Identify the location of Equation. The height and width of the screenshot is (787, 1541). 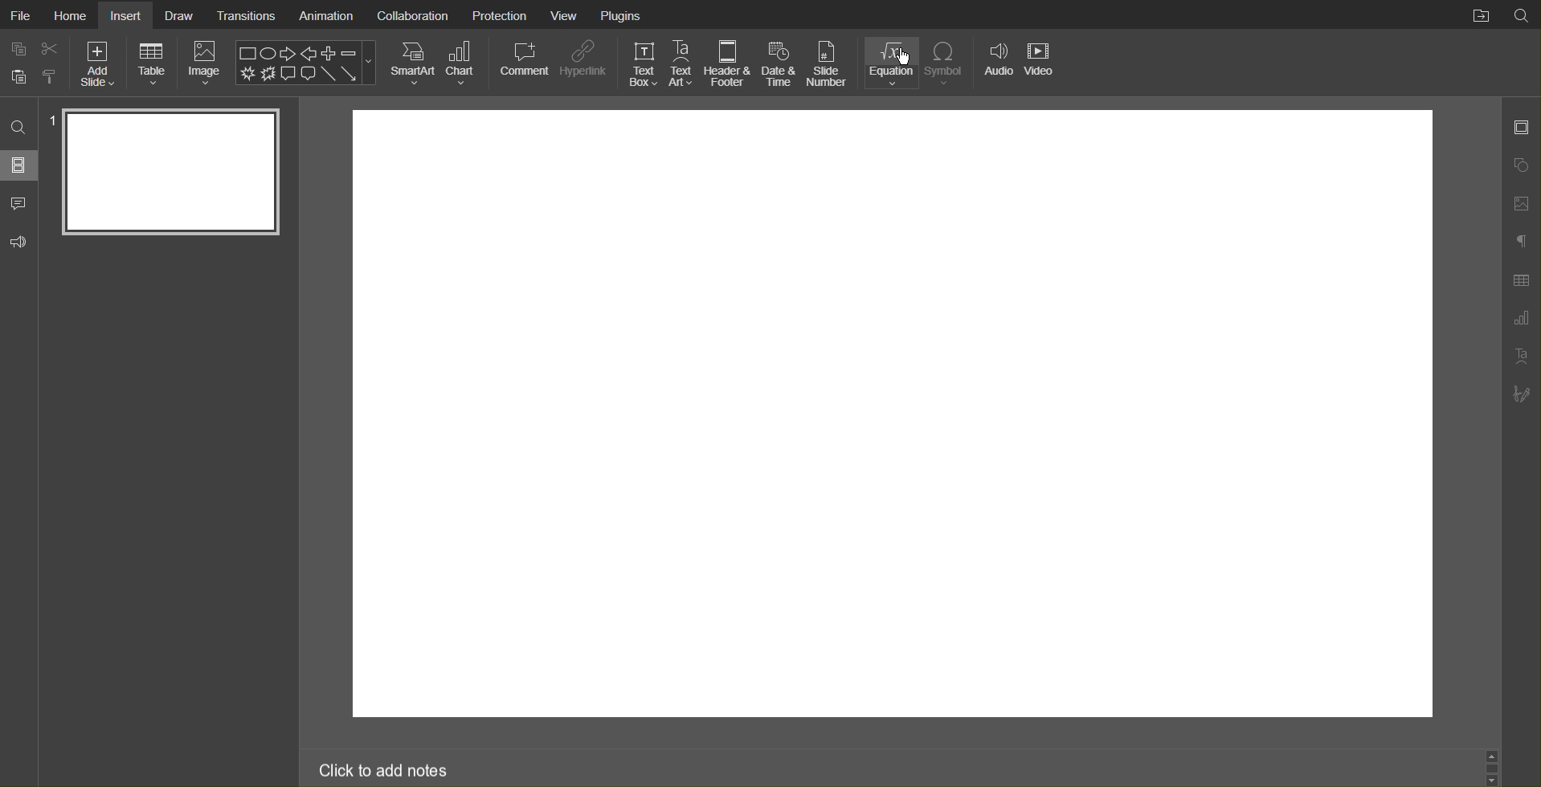
(891, 63).